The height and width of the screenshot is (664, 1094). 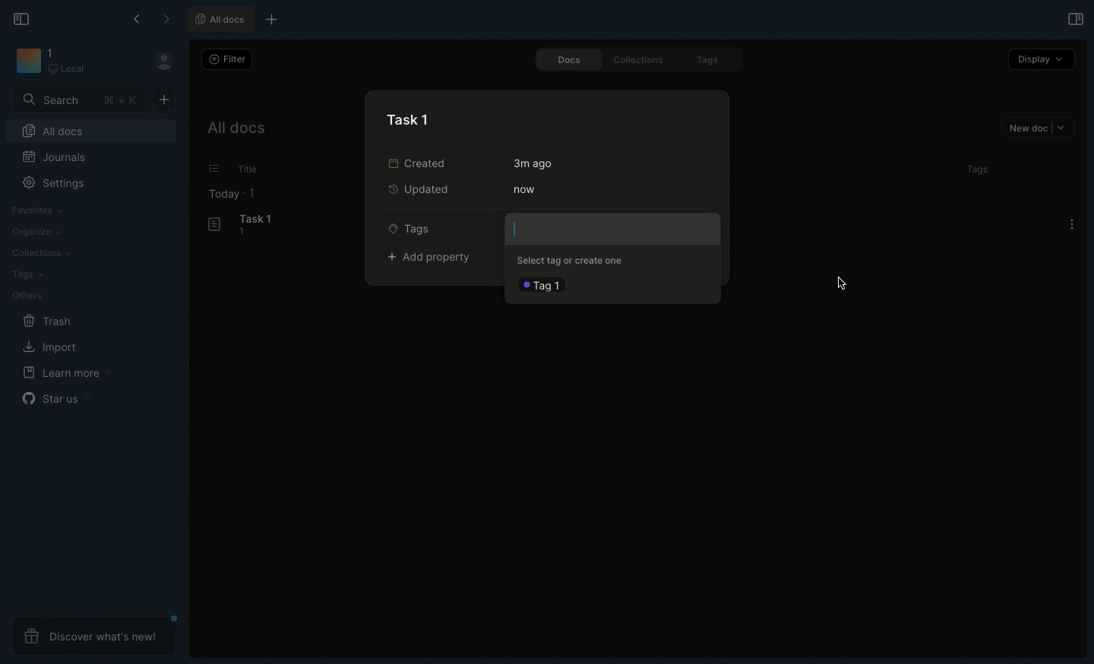 What do you see at coordinates (1040, 129) in the screenshot?
I see `New doc` at bounding box center [1040, 129].